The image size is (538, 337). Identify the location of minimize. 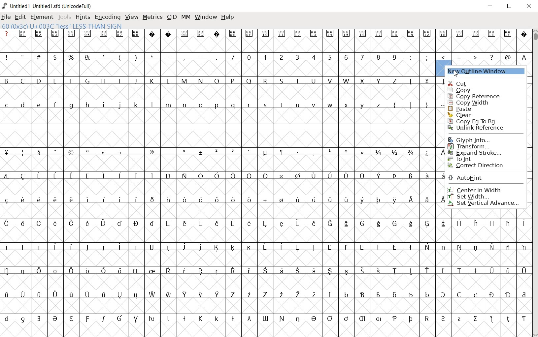
(490, 6).